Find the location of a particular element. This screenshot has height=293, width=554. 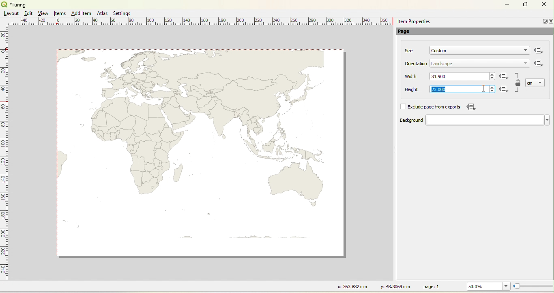

decrease is located at coordinates (492, 79).